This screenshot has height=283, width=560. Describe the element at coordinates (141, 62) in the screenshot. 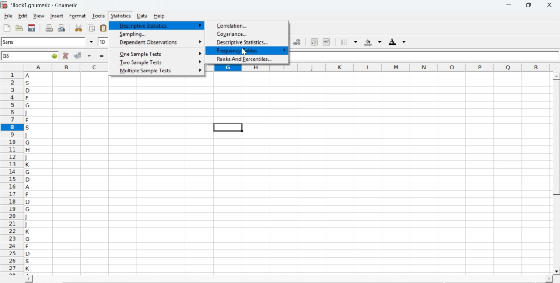

I see `two sample tests` at that location.